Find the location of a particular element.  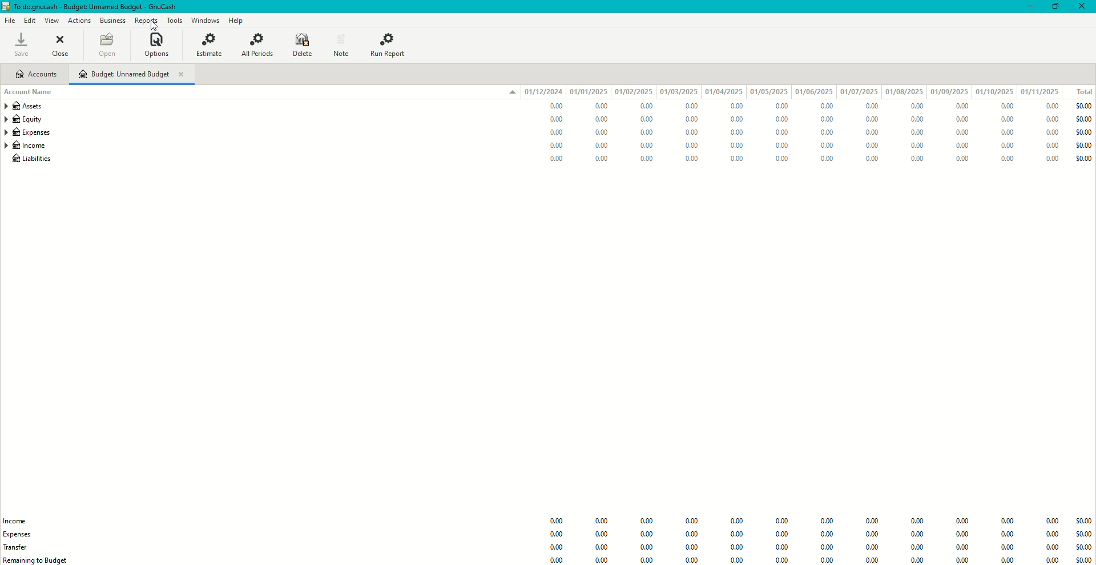

01/02/2025 is located at coordinates (633, 92).